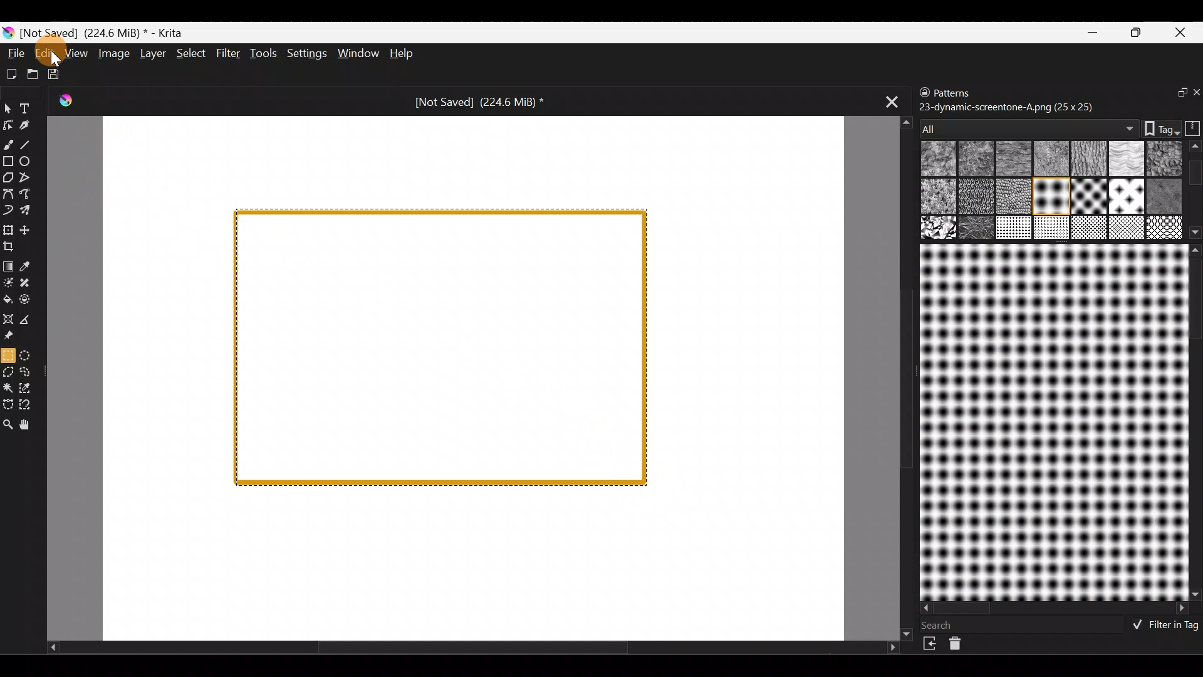 The image size is (1203, 677). What do you see at coordinates (8, 176) in the screenshot?
I see `Polygon tool` at bounding box center [8, 176].